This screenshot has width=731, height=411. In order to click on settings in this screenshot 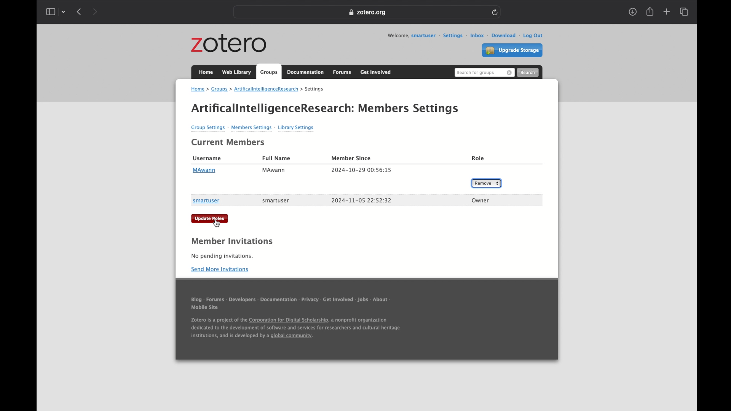, I will do `click(450, 36)`.